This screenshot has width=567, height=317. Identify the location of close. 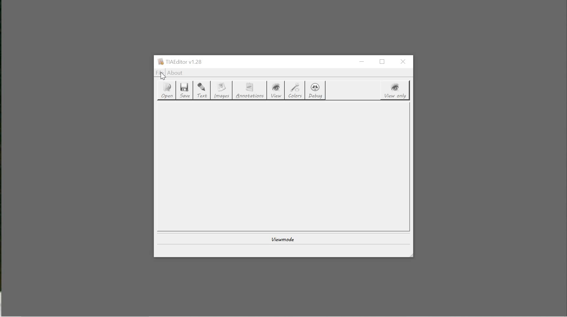
(404, 62).